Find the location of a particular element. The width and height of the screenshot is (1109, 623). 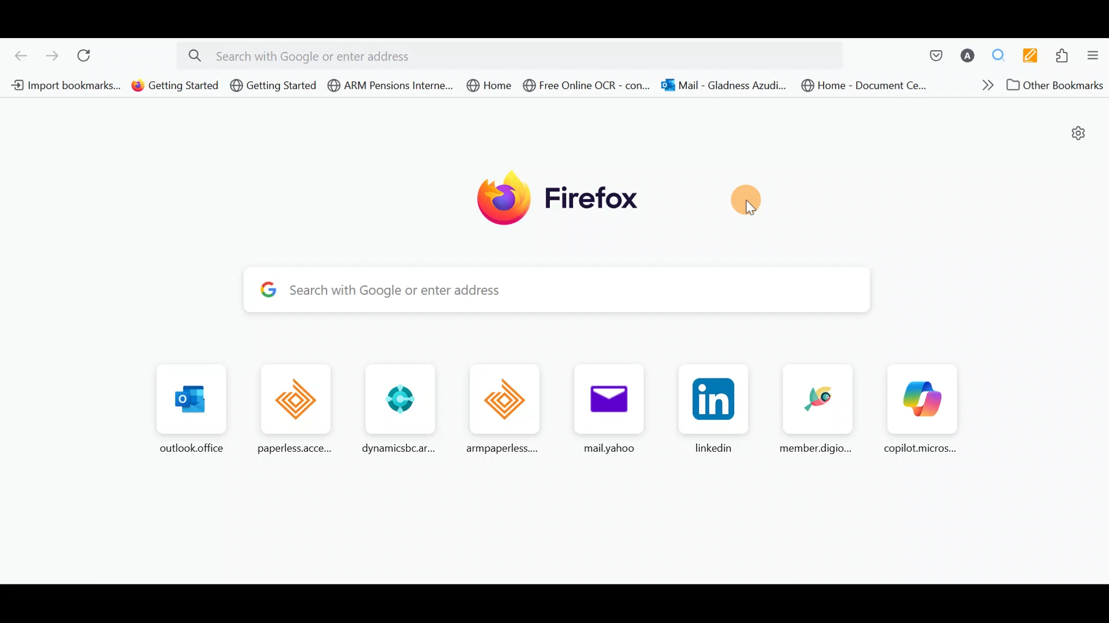

Extensions is located at coordinates (1065, 54).